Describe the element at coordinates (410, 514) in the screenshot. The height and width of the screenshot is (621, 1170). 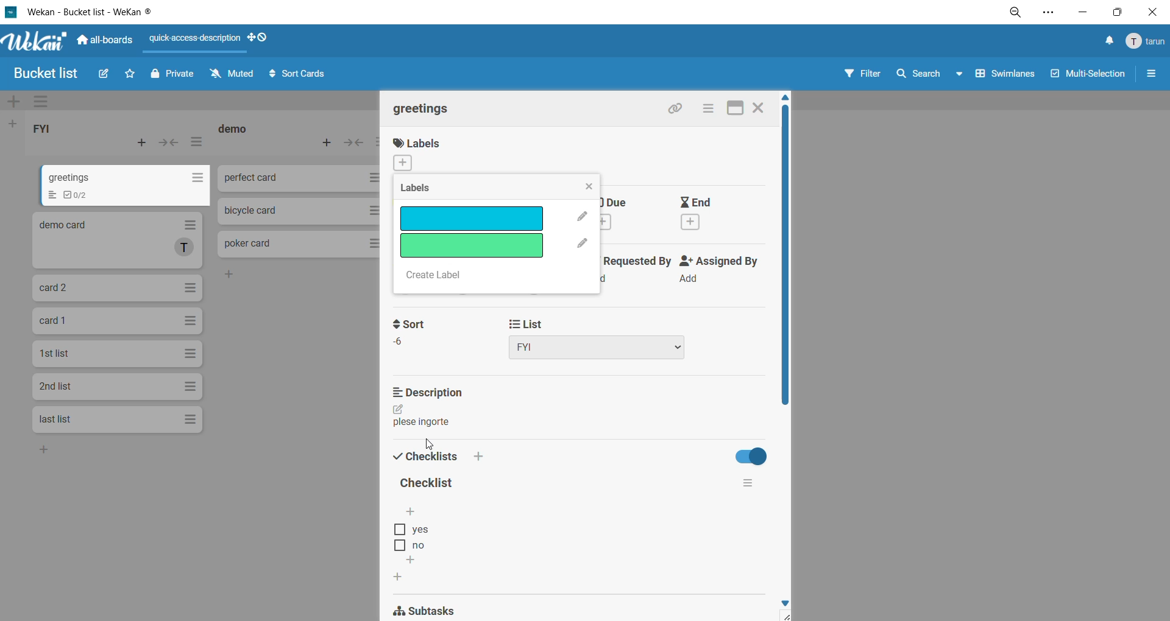
I see `add checklist options` at that location.